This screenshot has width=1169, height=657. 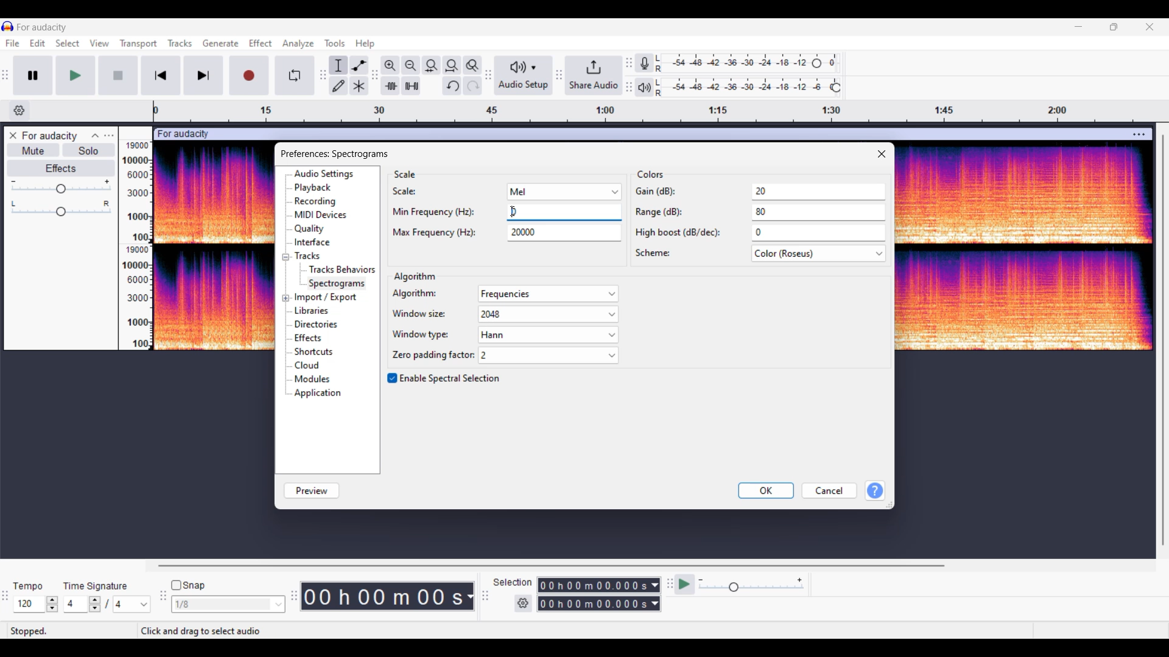 What do you see at coordinates (203, 630) in the screenshot?
I see `Instructions for cursor` at bounding box center [203, 630].